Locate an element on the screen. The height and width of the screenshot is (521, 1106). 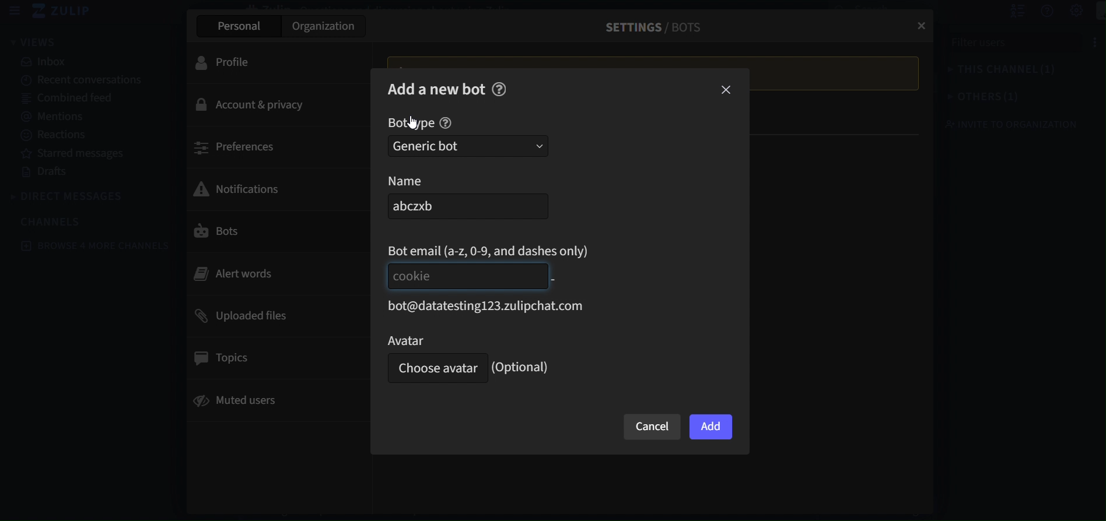
zulip is located at coordinates (66, 12).